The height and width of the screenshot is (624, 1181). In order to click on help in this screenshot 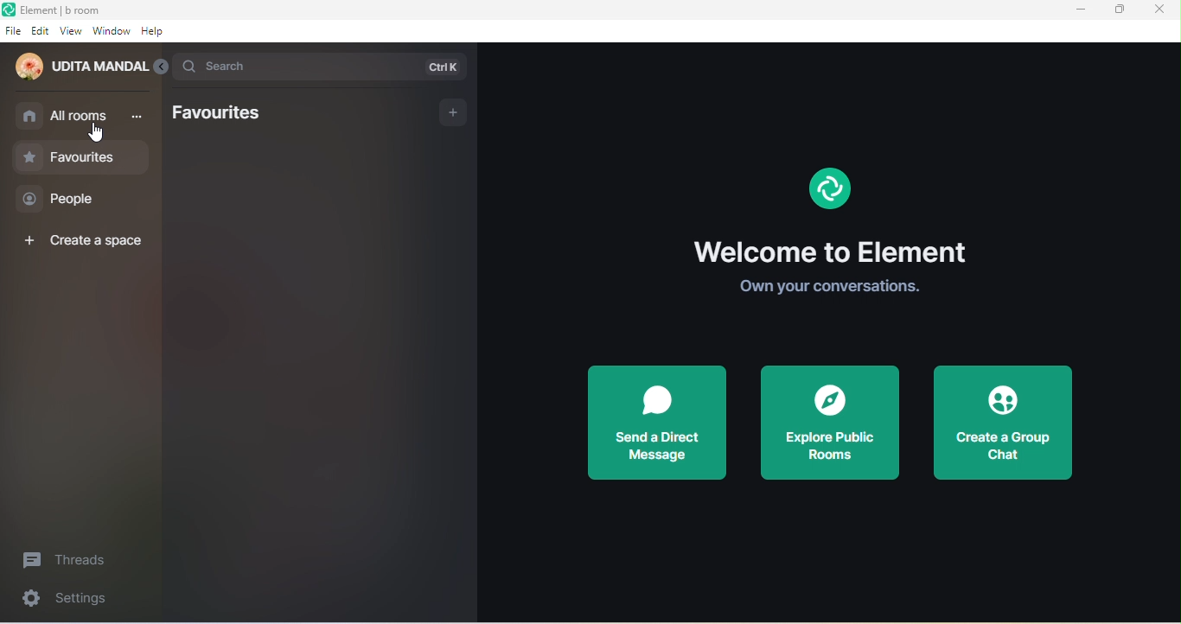, I will do `click(159, 34)`.